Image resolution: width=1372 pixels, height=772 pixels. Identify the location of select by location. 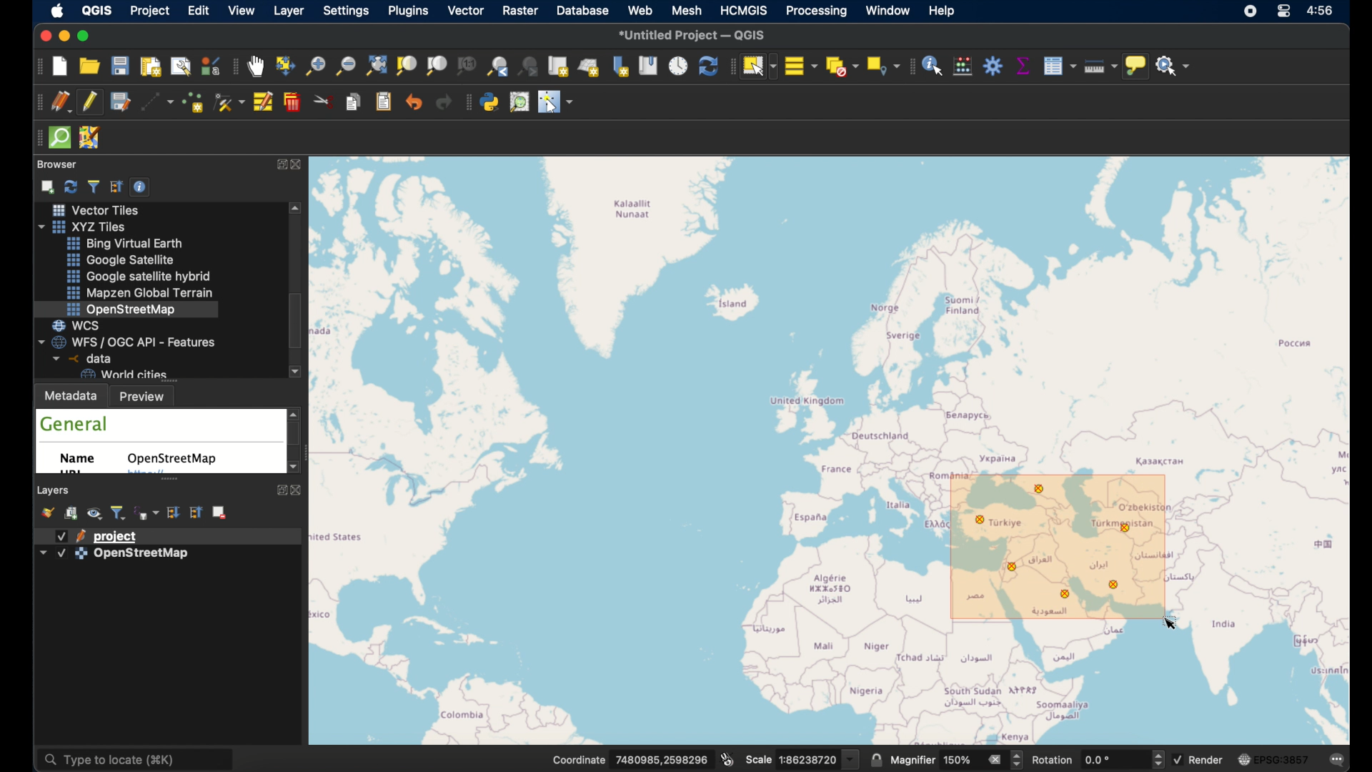
(881, 66).